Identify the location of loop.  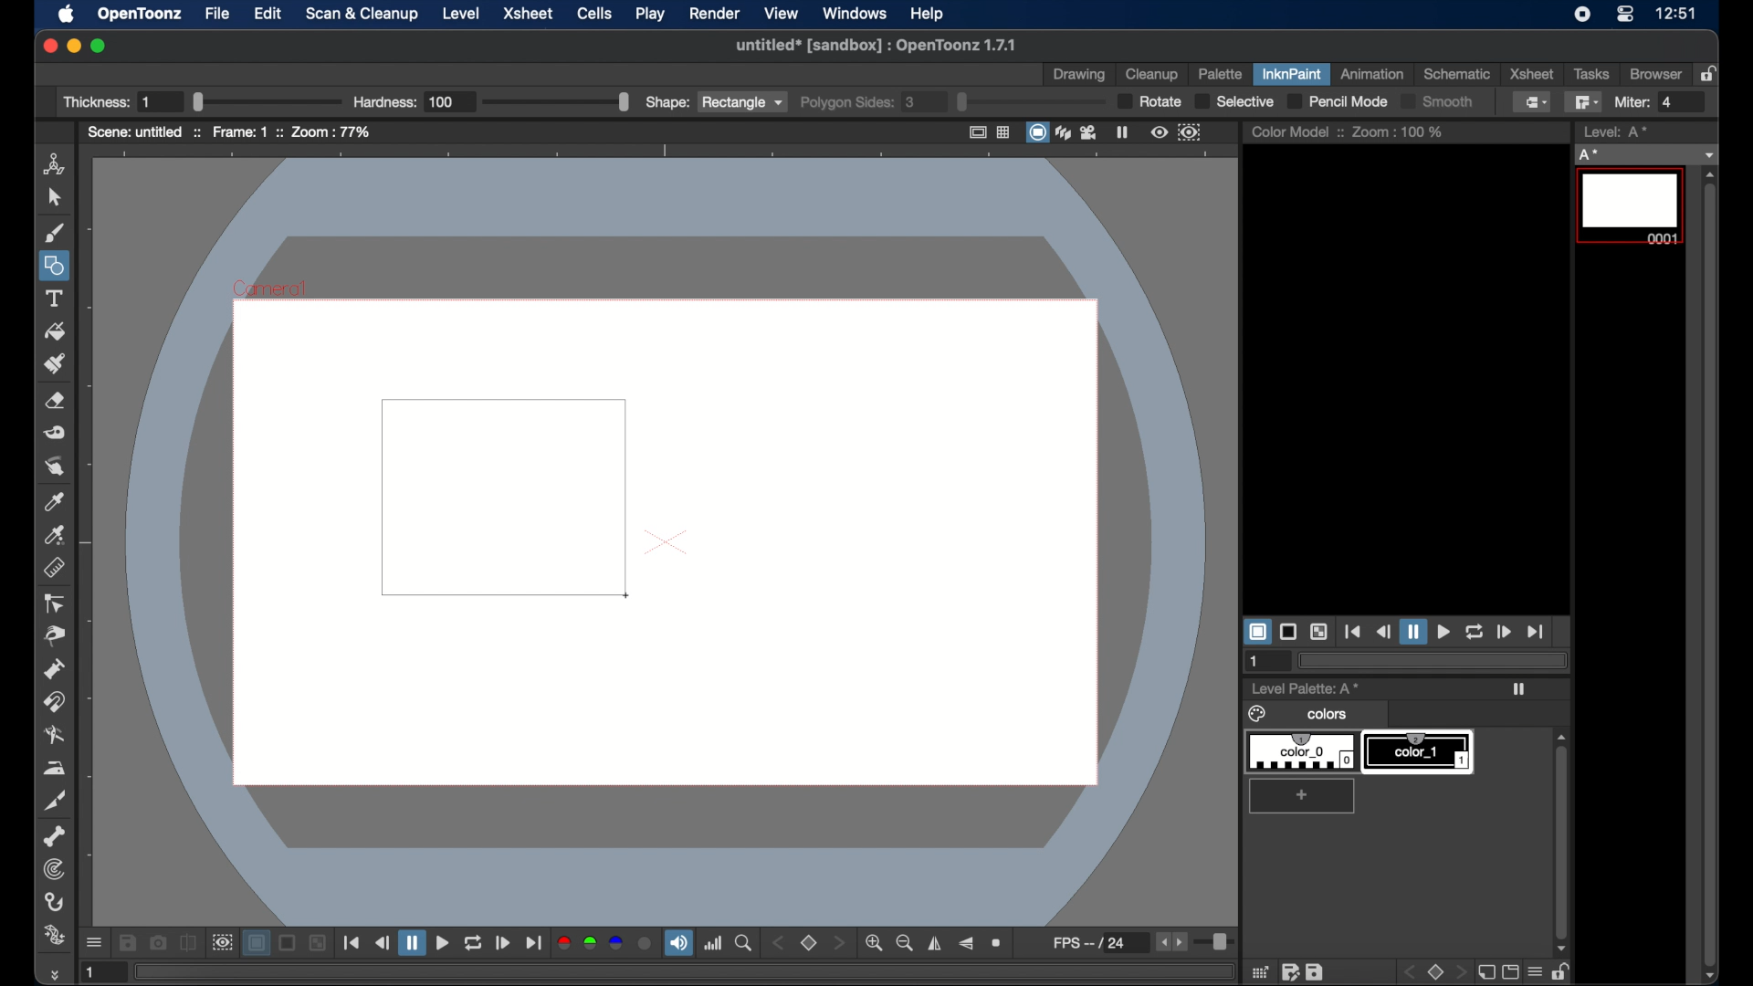
(1474, 632).